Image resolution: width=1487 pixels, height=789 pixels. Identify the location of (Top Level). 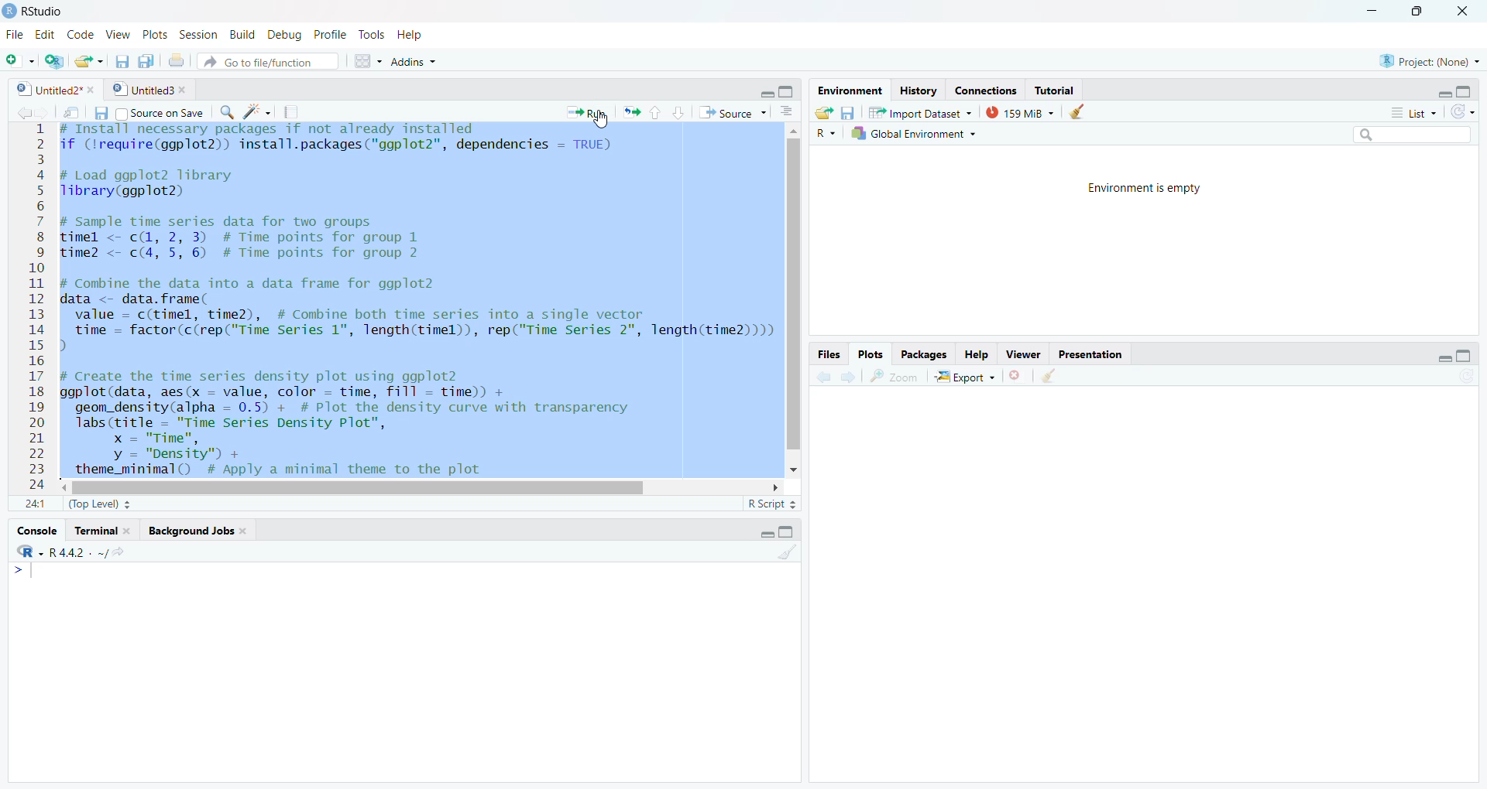
(98, 504).